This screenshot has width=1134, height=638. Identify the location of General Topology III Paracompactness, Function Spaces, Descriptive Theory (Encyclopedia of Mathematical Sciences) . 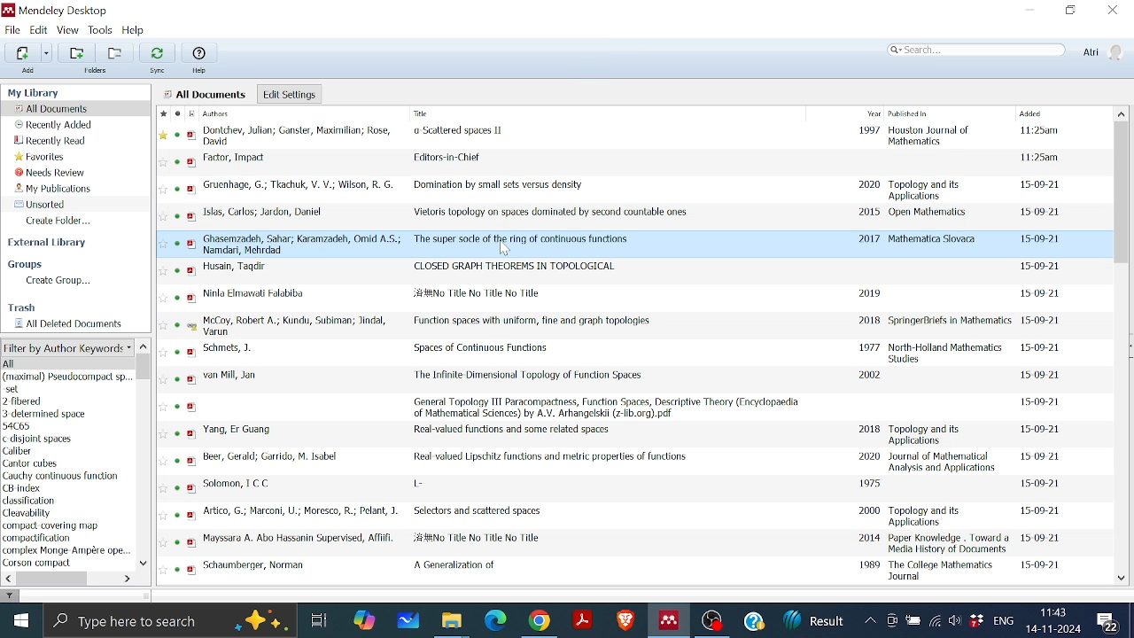
(626, 407).